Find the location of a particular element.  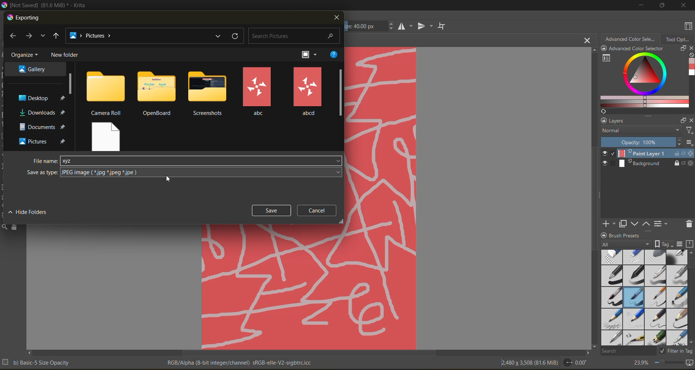

lock/unlock docker is located at coordinates (606, 49).